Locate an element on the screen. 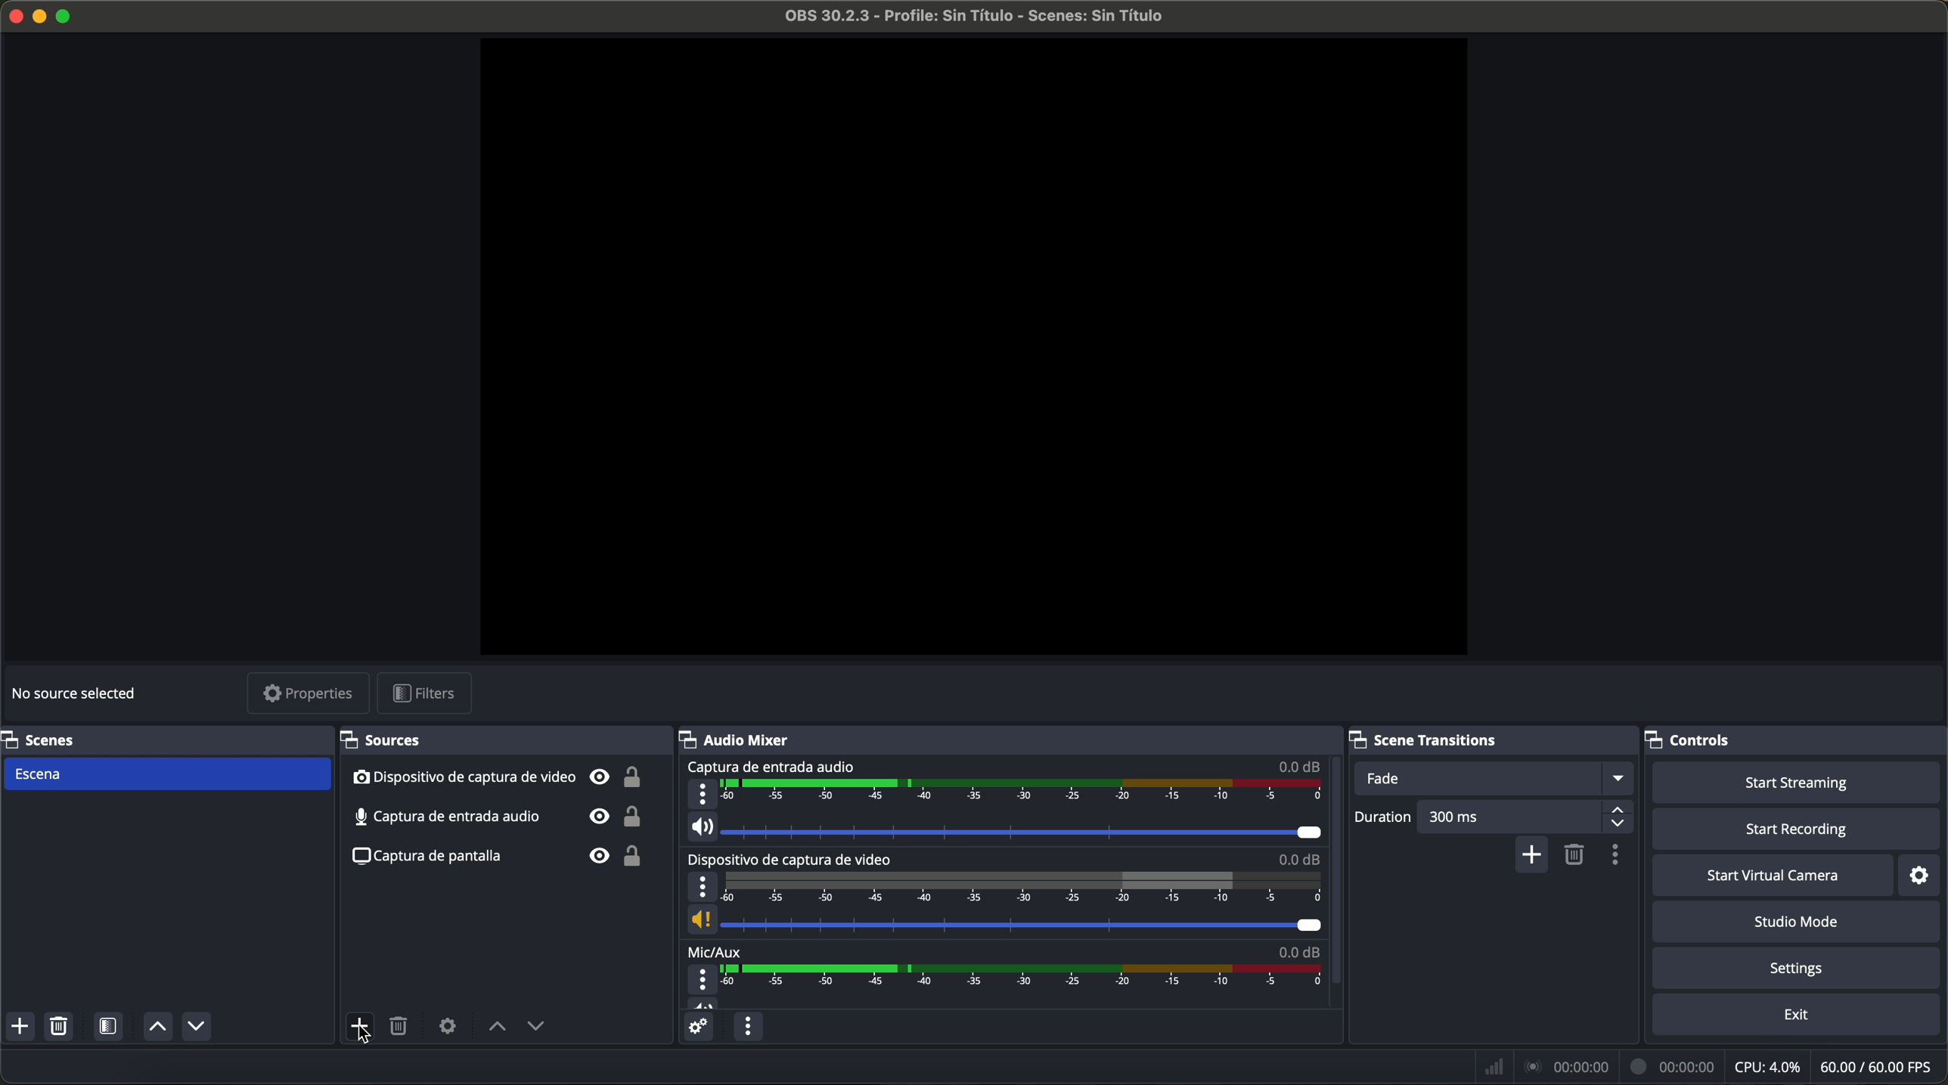  settings is located at coordinates (1926, 874).